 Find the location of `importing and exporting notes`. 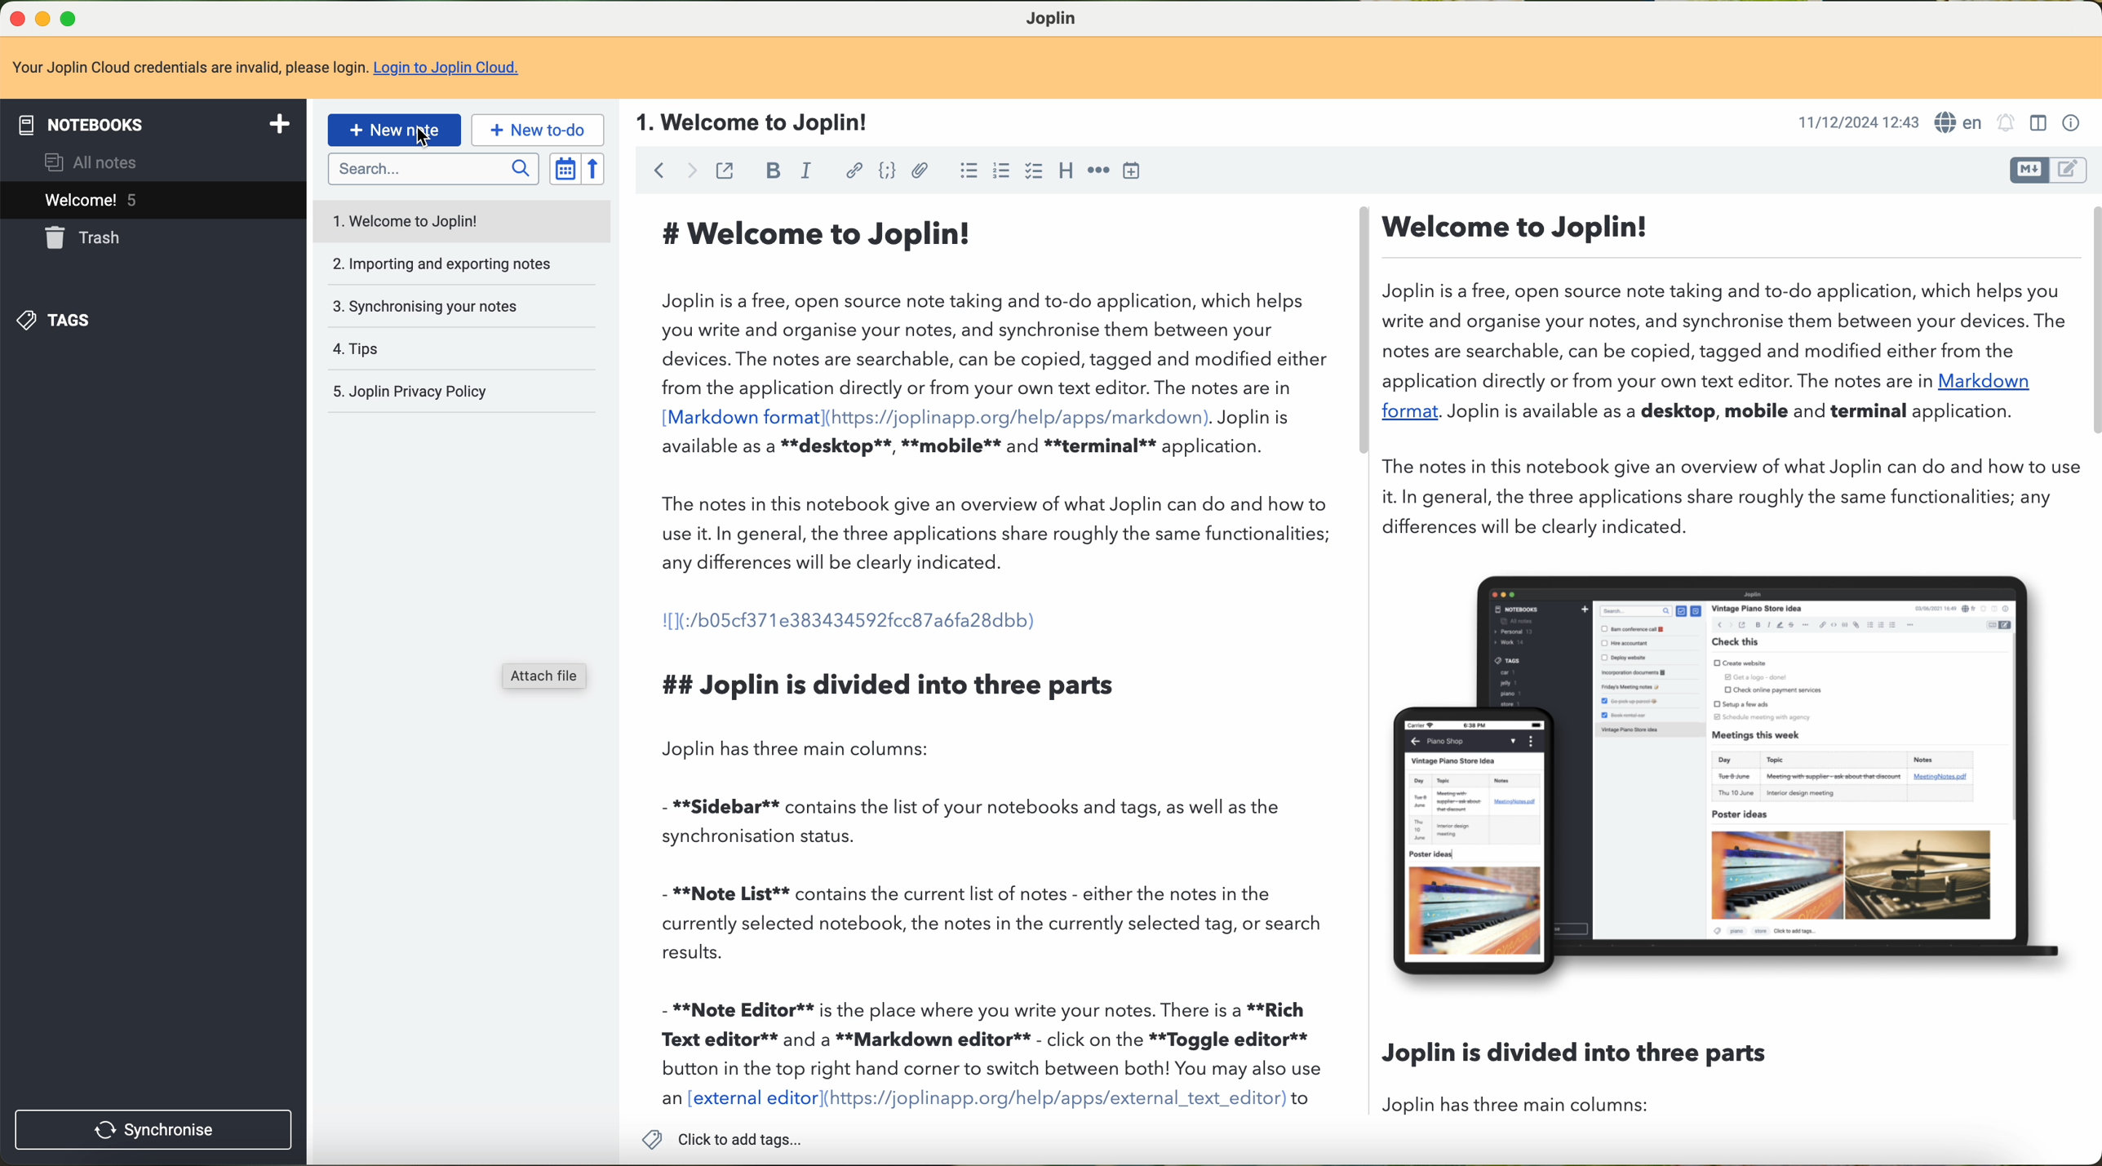

importing and exporting notes is located at coordinates (440, 264).